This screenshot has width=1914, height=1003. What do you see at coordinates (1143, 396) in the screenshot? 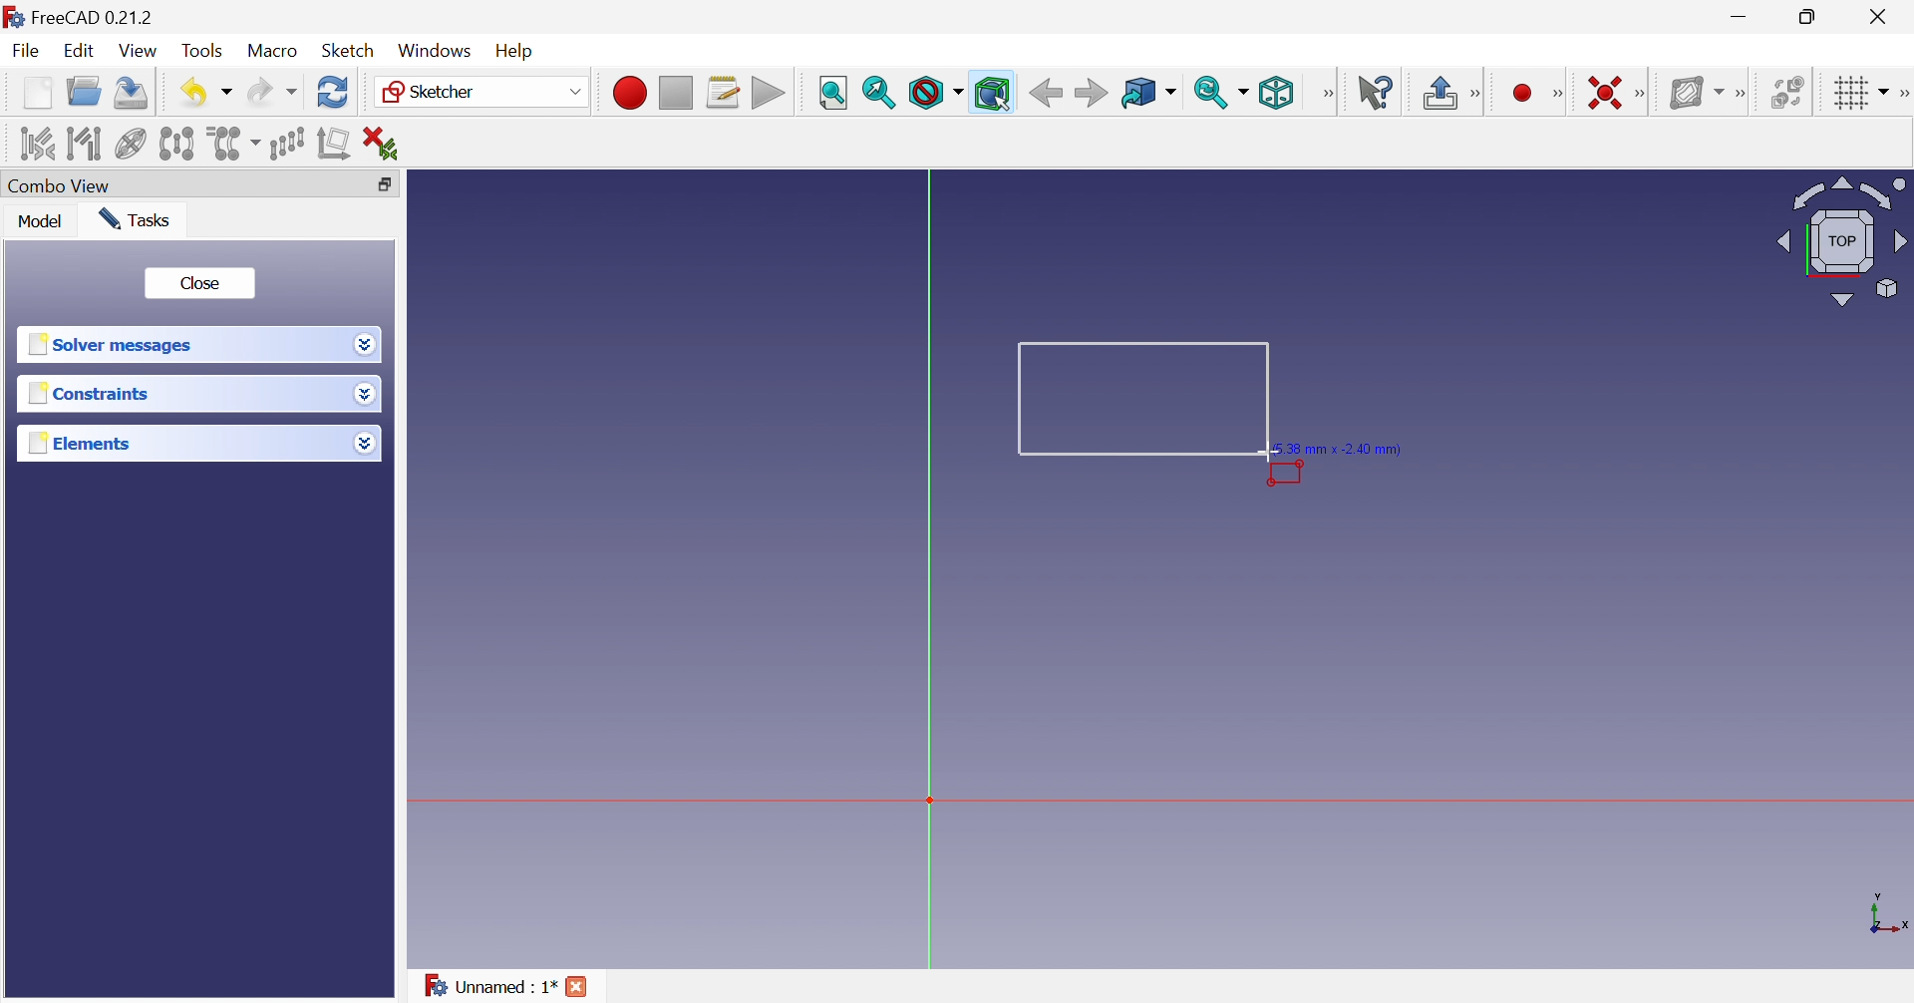
I see `Rectangle` at bounding box center [1143, 396].